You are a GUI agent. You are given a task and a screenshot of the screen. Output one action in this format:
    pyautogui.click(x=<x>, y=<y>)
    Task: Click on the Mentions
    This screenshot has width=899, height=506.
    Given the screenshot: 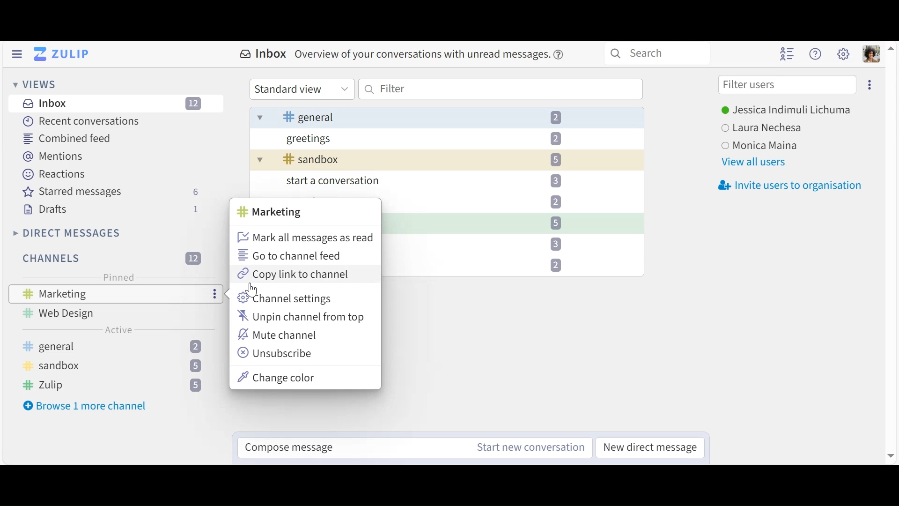 What is the action you would take?
    pyautogui.click(x=51, y=156)
    